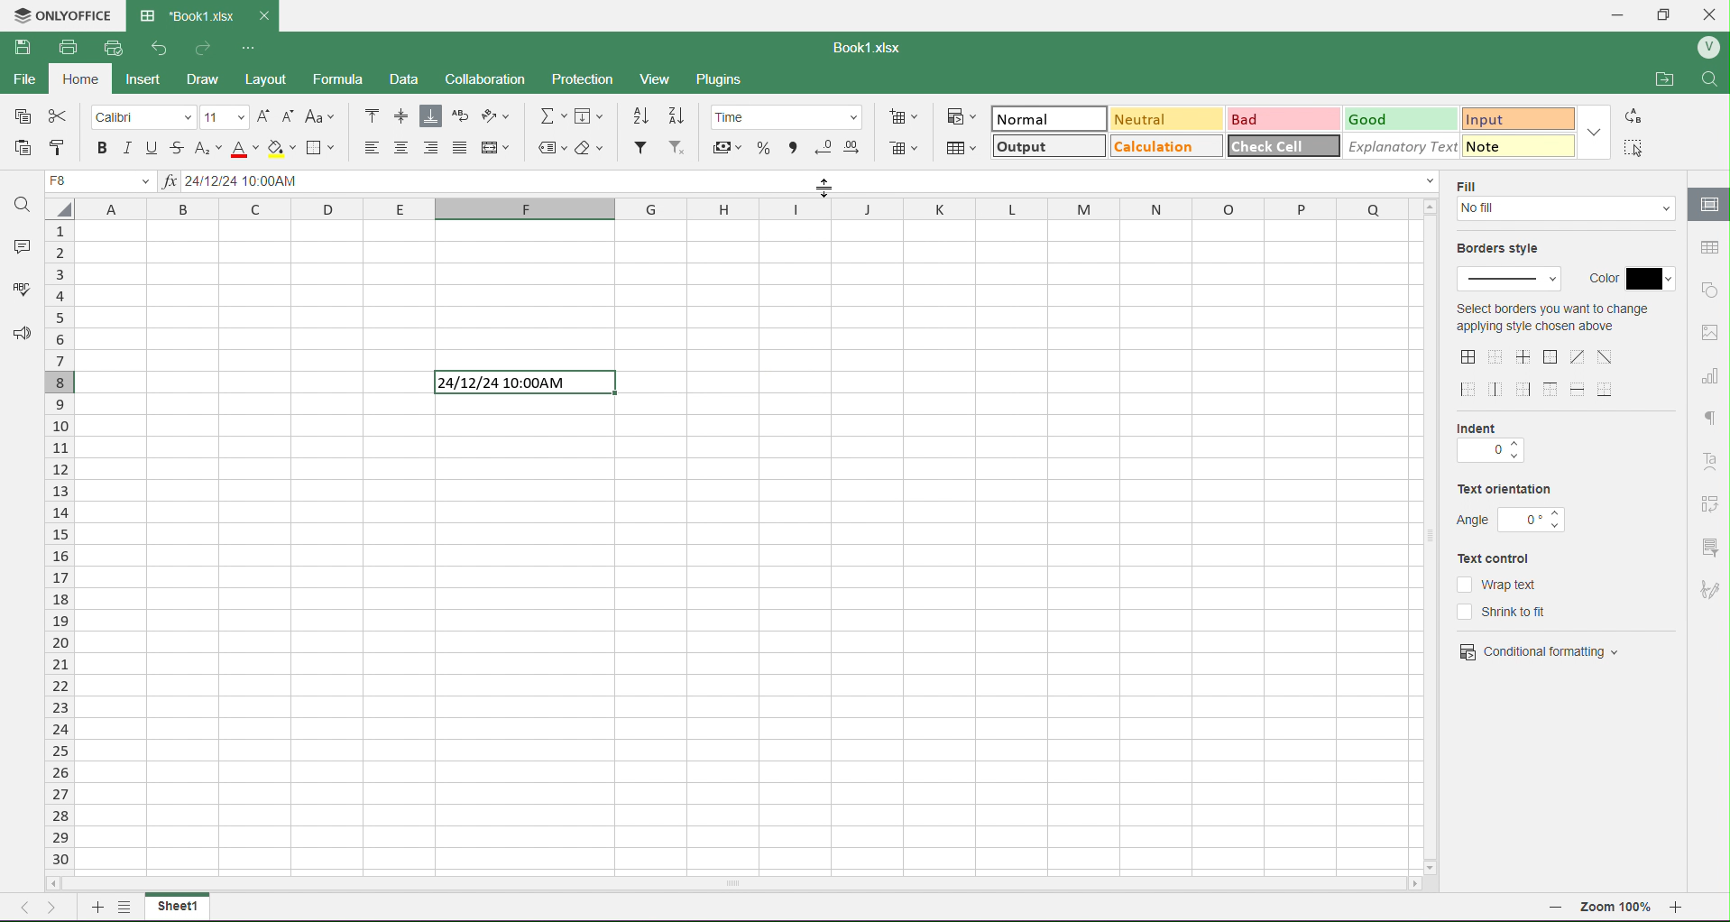 Image resolution: width=1730 pixels, height=922 pixels. I want to click on Cut, so click(60, 117).